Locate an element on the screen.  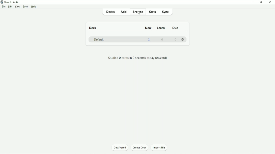
New is located at coordinates (148, 28).